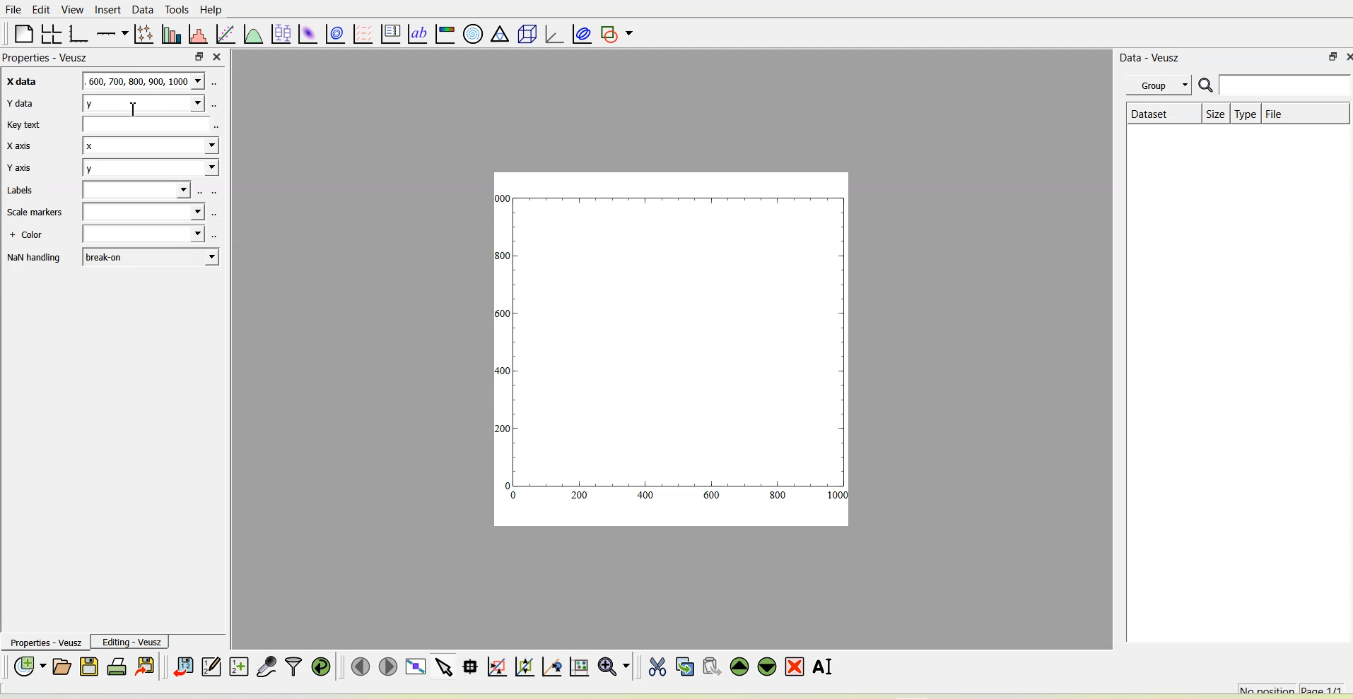 Image resolution: width=1353 pixels, height=699 pixels. I want to click on select using dataset browser, so click(214, 212).